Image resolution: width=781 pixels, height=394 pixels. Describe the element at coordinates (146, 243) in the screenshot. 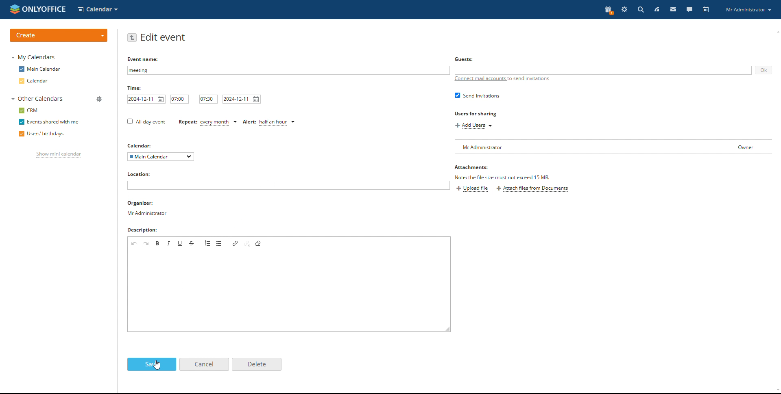

I see `redo` at that location.